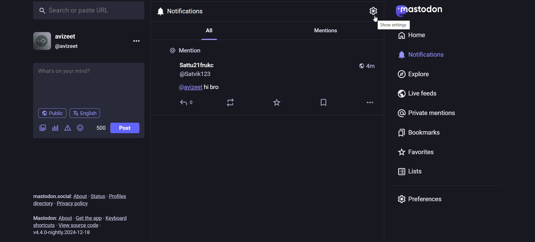 The height and width of the screenshot is (242, 535). Describe the element at coordinates (121, 218) in the screenshot. I see `keyboard` at that location.